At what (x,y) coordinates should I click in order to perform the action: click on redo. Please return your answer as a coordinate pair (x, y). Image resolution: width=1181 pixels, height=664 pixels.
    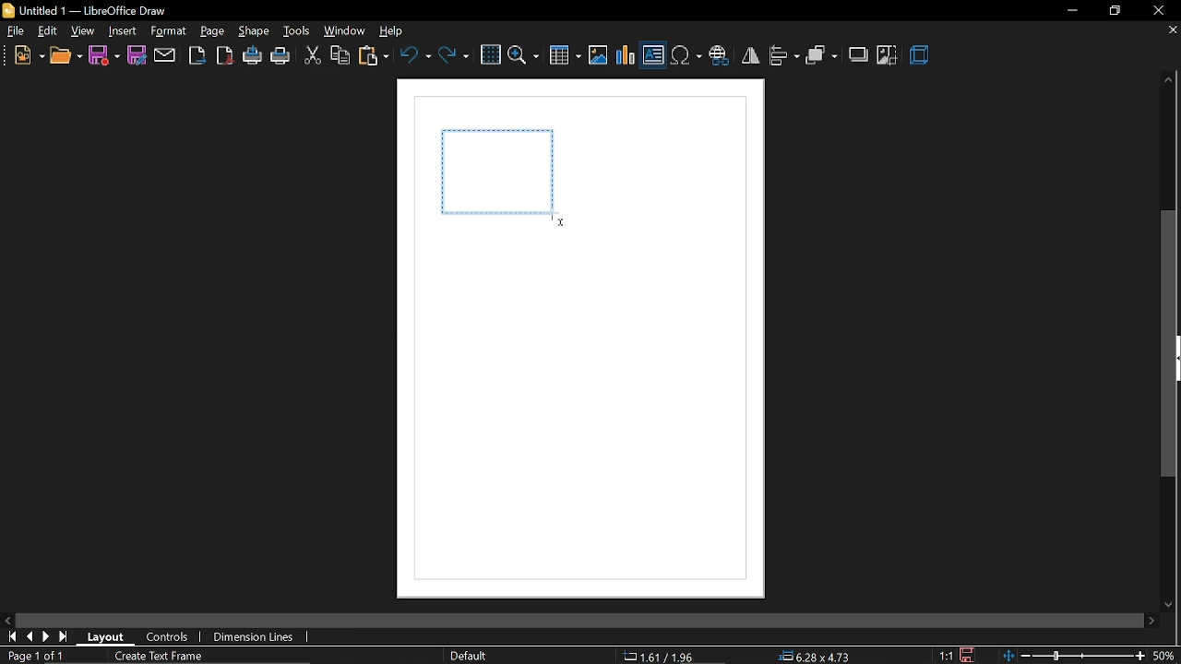
    Looking at the image, I should click on (454, 54).